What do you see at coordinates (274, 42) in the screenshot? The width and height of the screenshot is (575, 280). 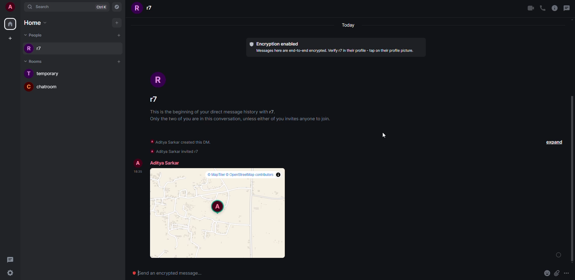 I see `Encryption enabled` at bounding box center [274, 42].